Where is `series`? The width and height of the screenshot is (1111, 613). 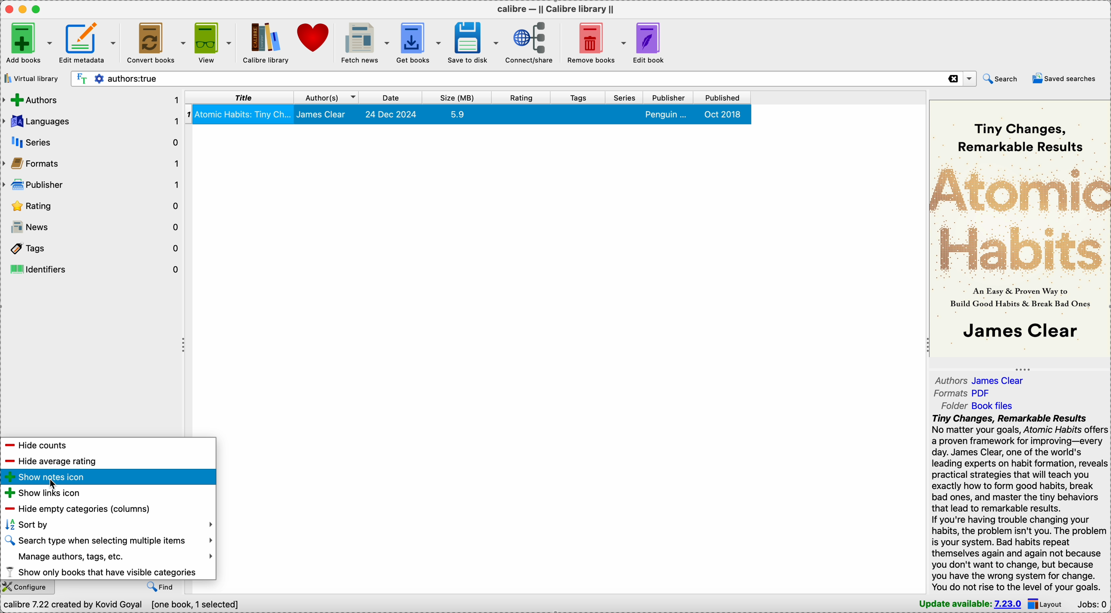 series is located at coordinates (623, 97).